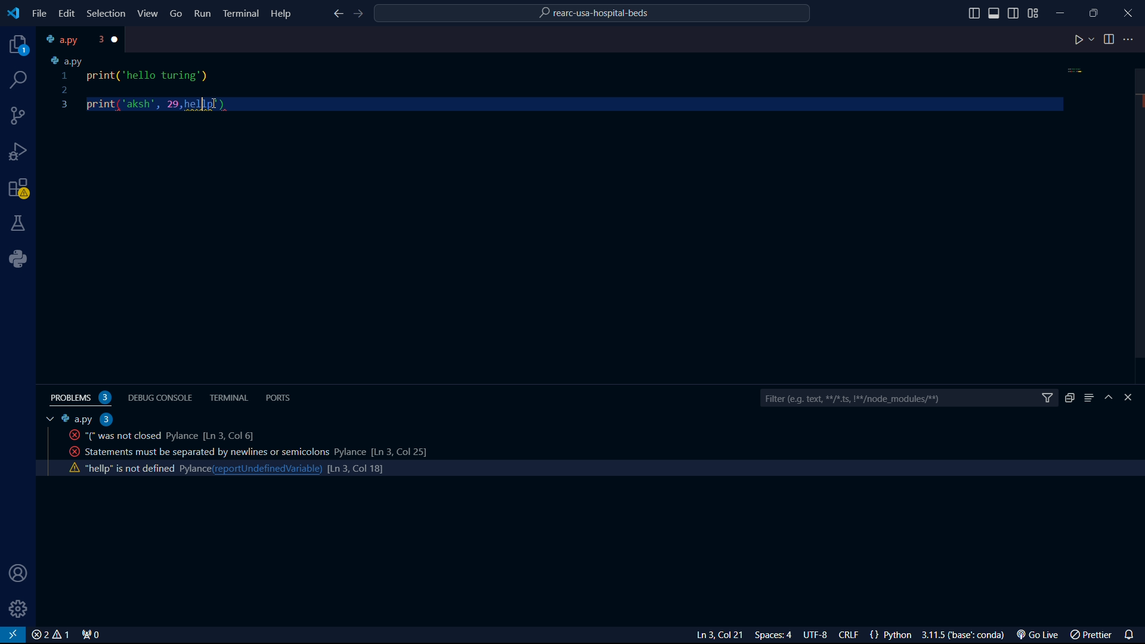 Image resolution: width=1145 pixels, height=644 pixels. I want to click on Spaces: 4, so click(776, 635).